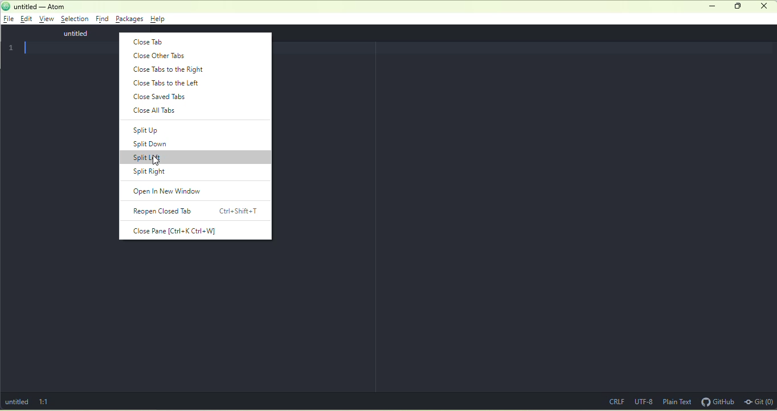 The height and width of the screenshot is (411, 777). What do you see at coordinates (157, 162) in the screenshot?
I see `cursor movement` at bounding box center [157, 162].